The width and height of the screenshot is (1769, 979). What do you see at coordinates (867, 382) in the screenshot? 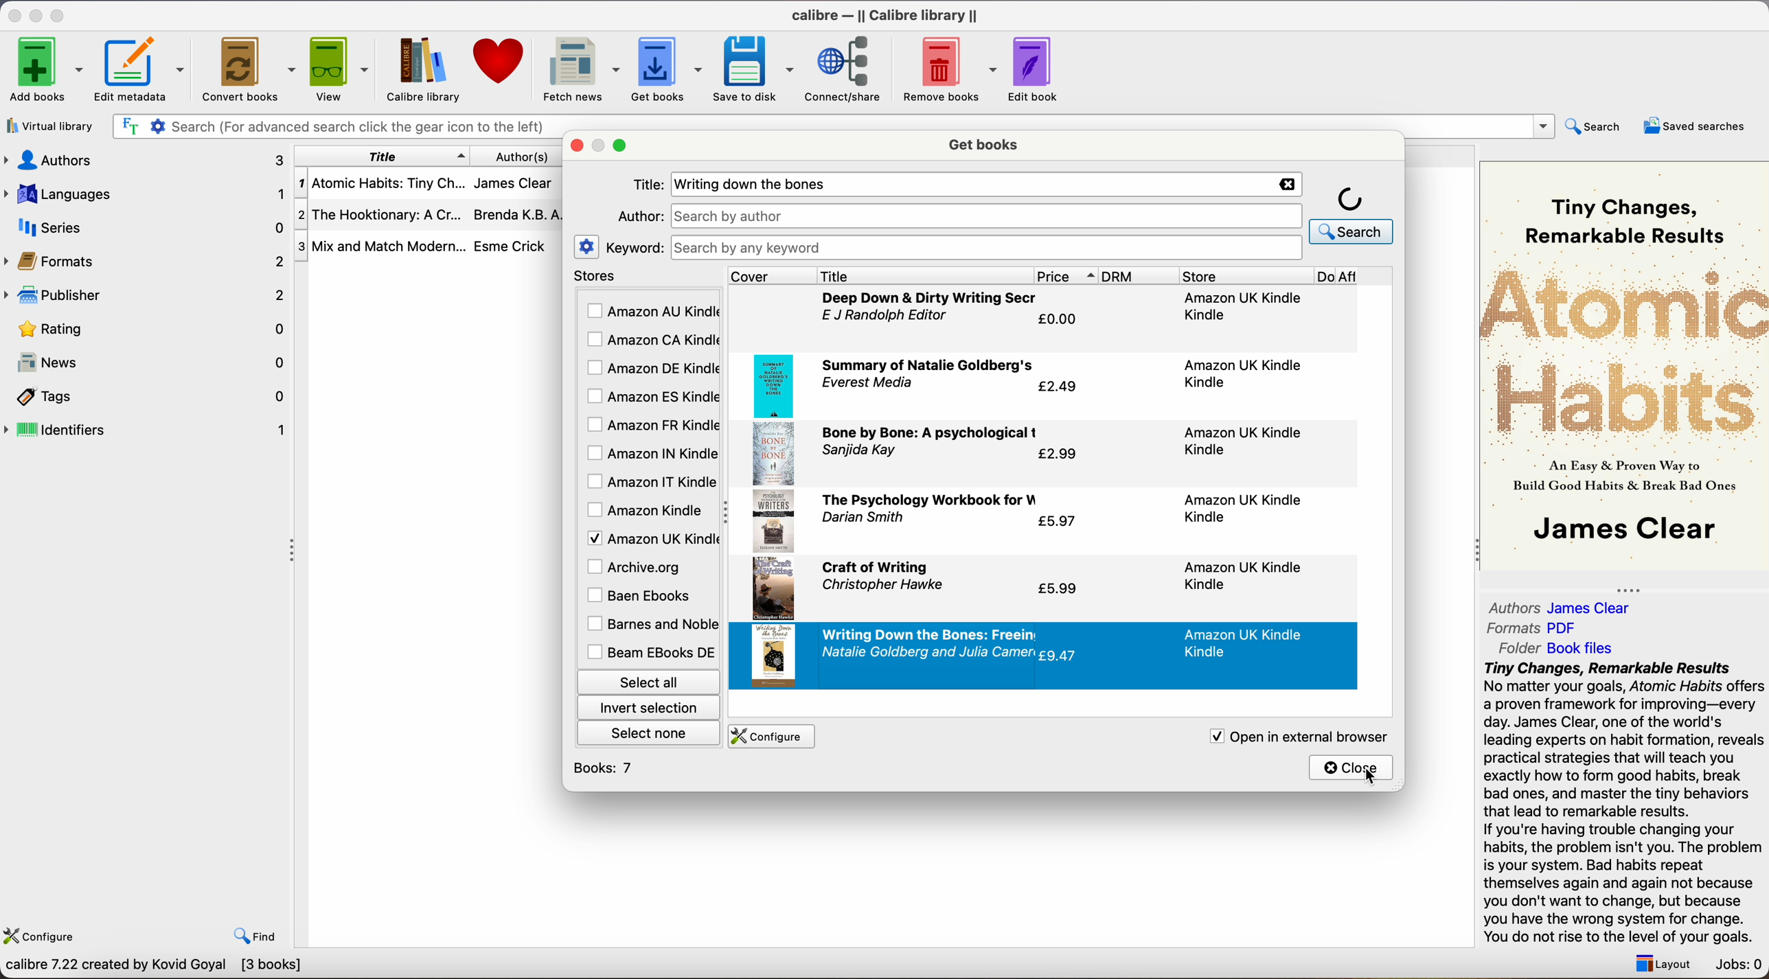
I see `everest media` at bounding box center [867, 382].